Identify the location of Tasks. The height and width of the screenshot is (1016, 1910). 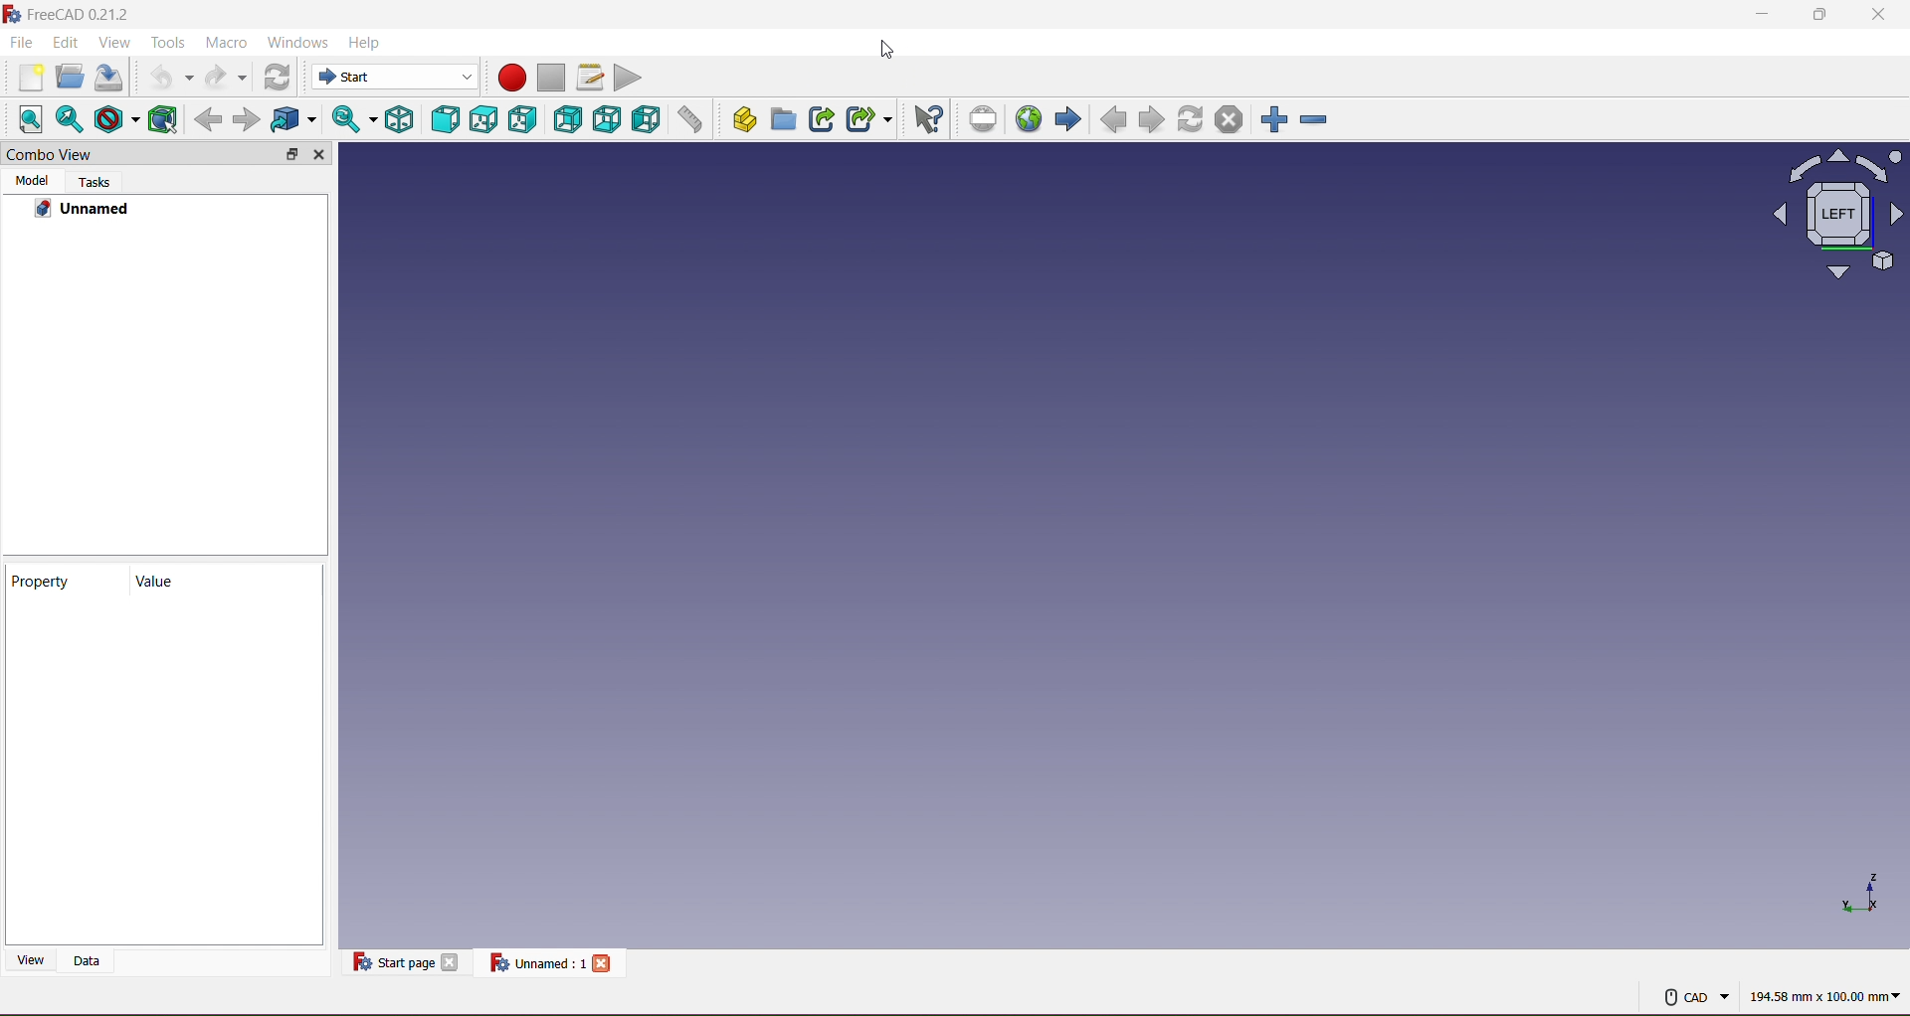
(95, 183).